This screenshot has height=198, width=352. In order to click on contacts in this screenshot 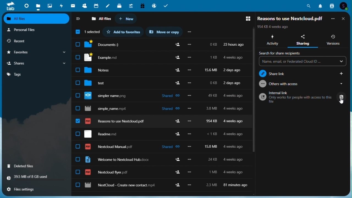, I will do `click(331, 5)`.